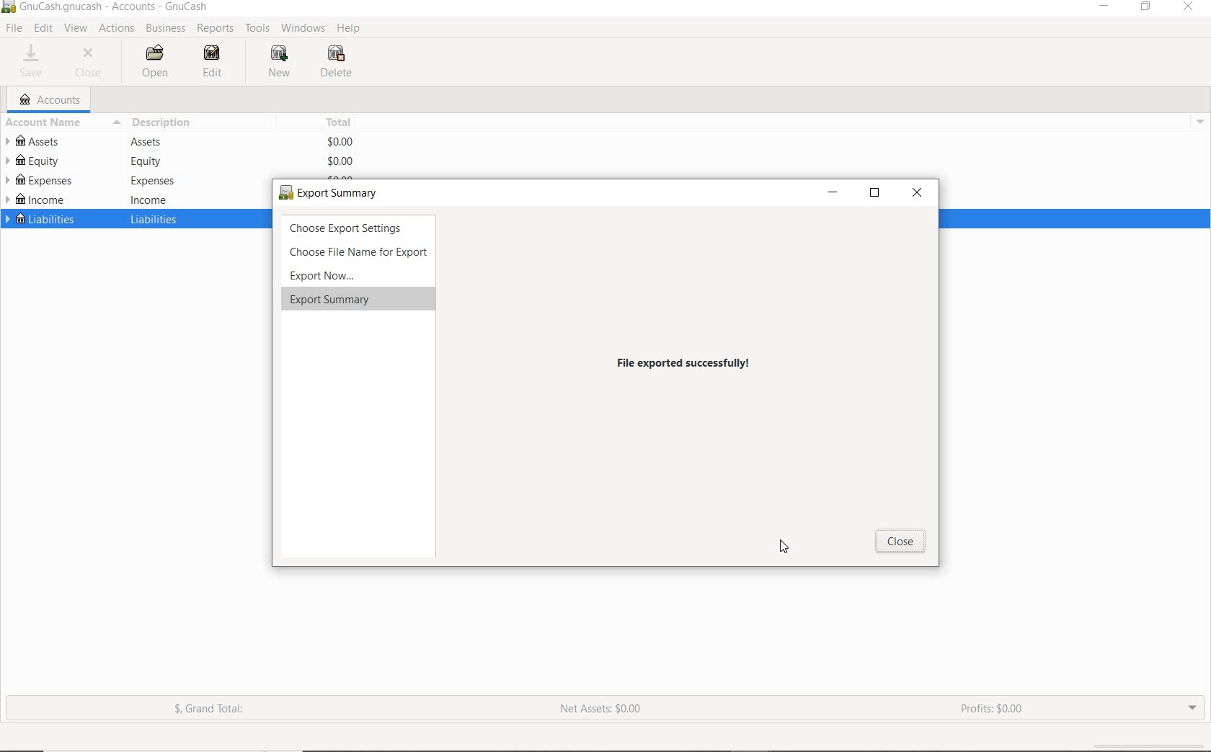  I want to click on INCOME, so click(38, 200).